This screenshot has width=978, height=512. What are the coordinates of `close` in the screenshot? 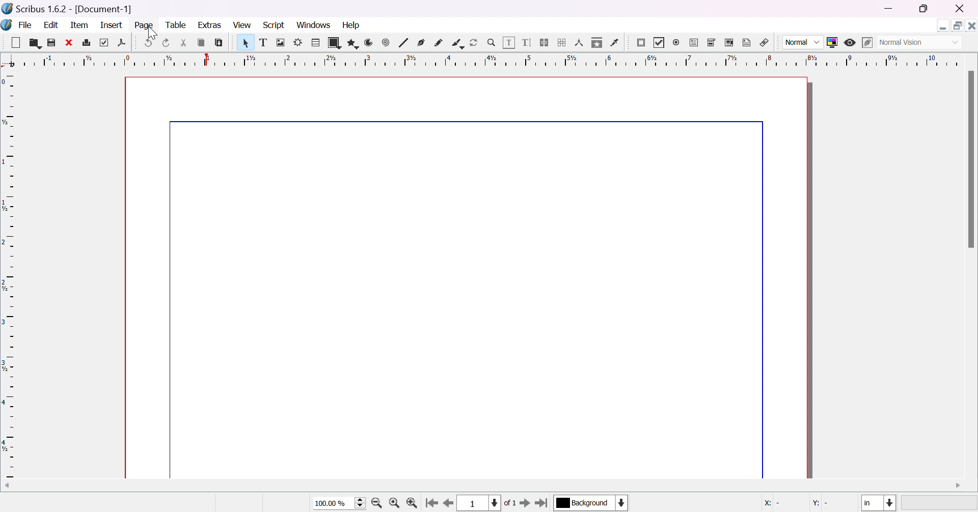 It's located at (963, 7).